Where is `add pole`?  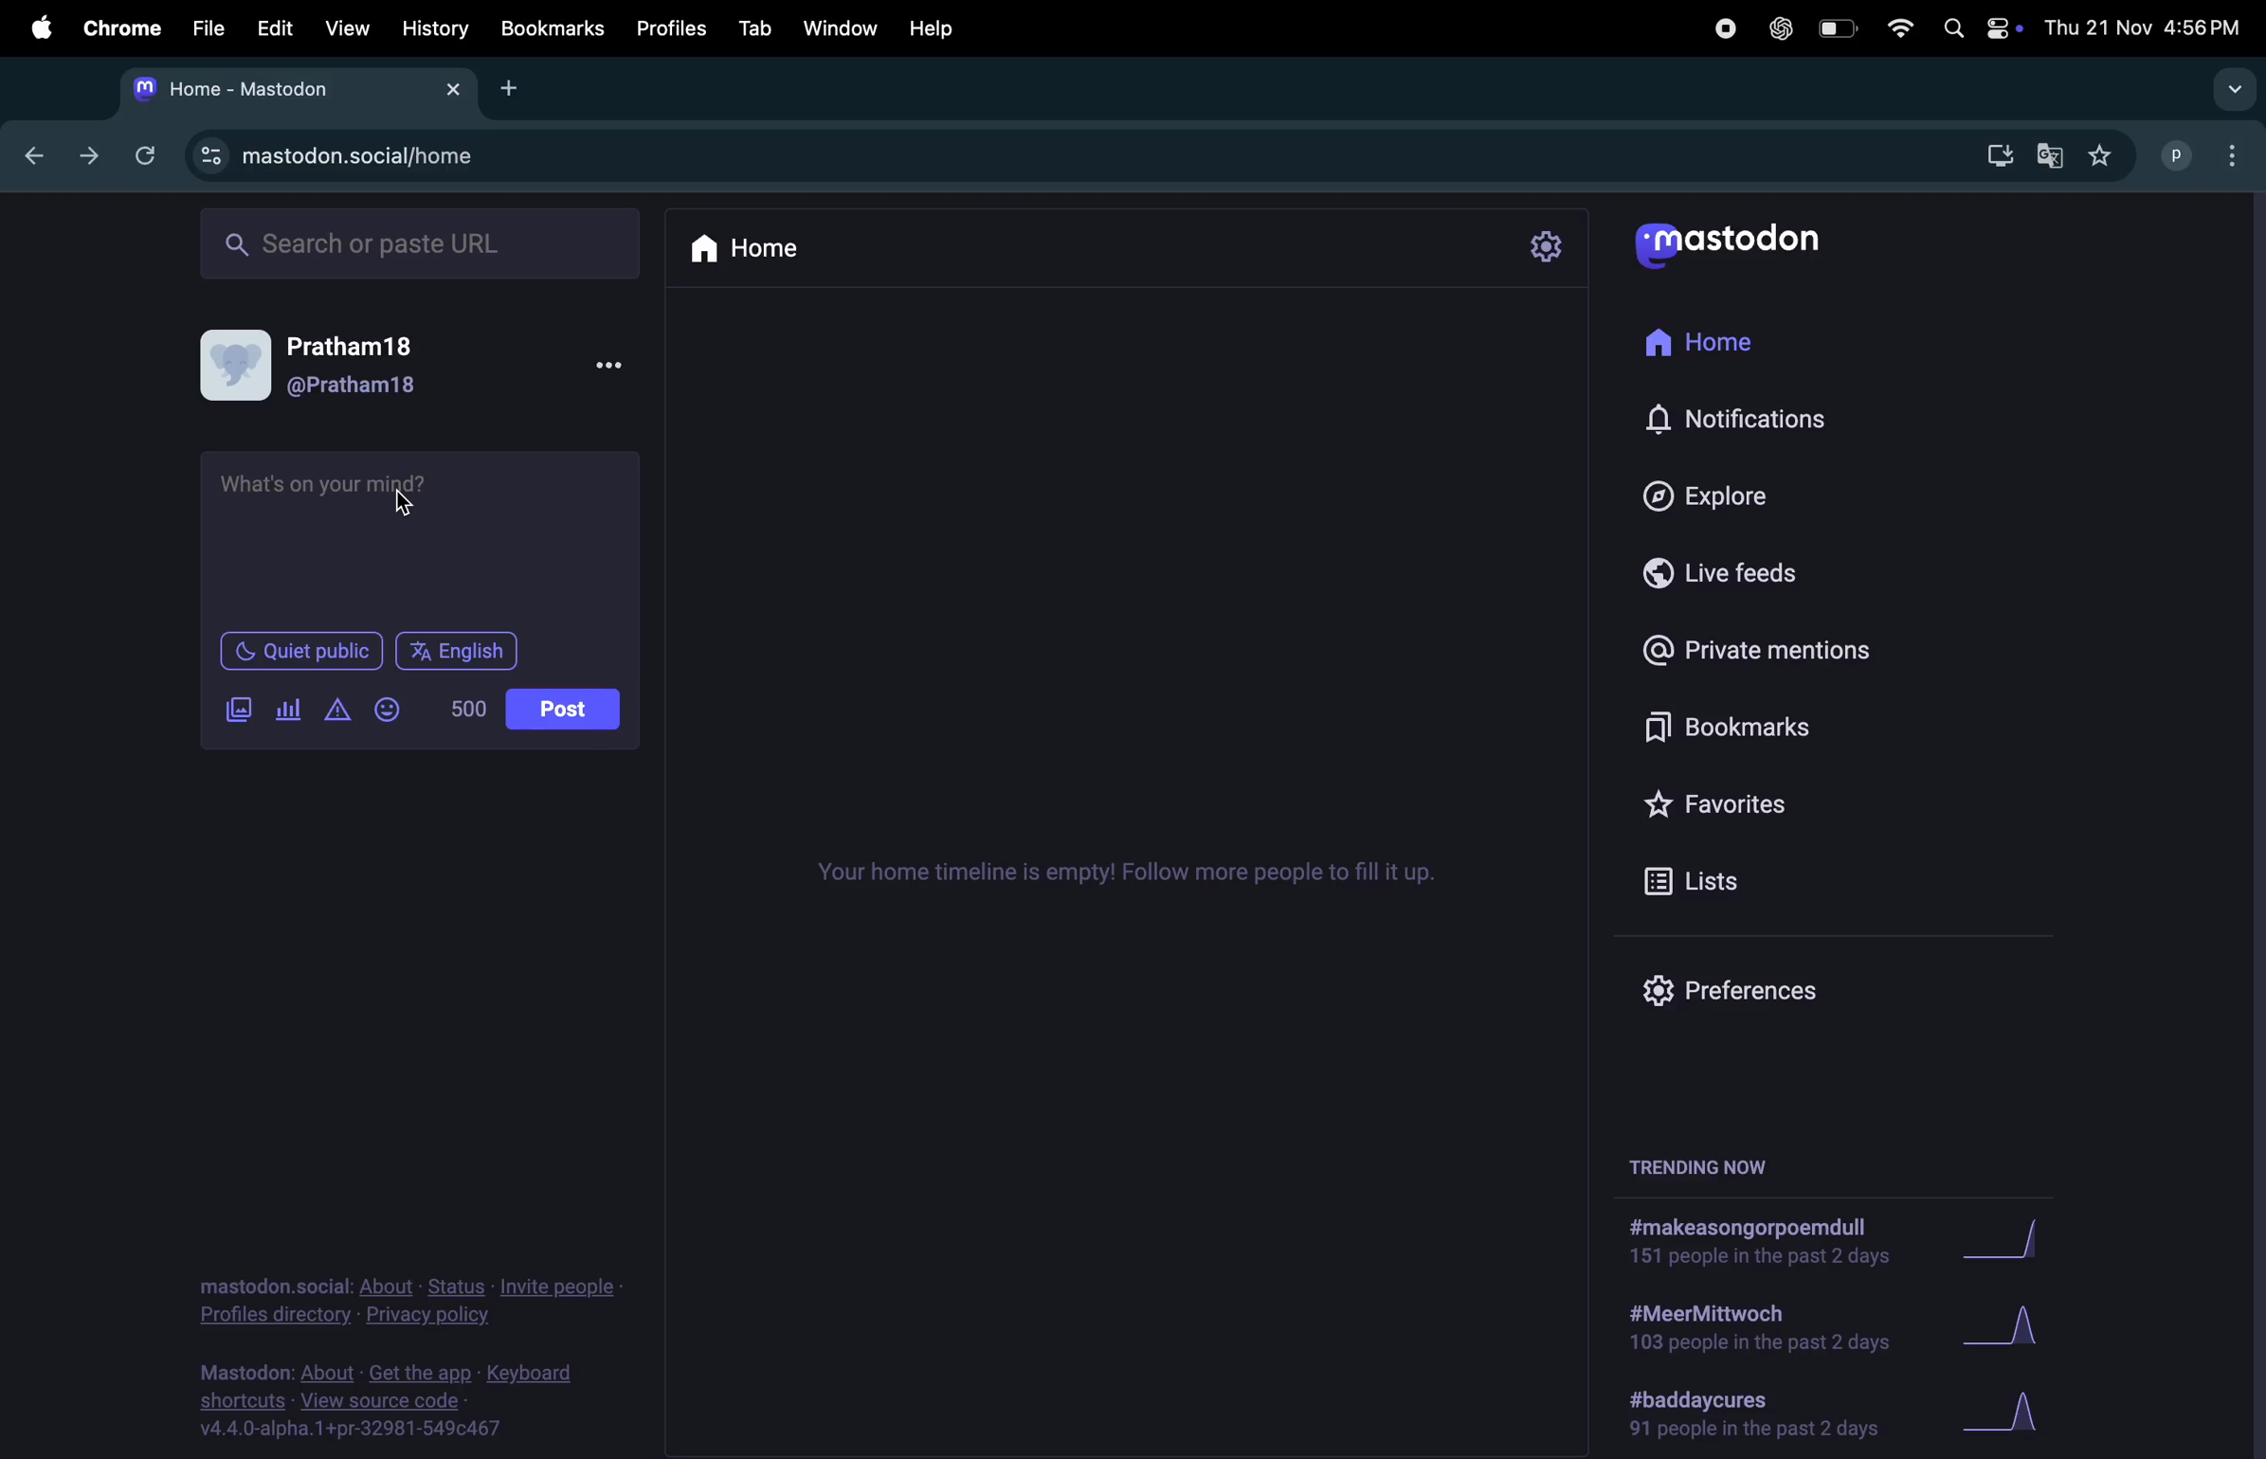 add pole is located at coordinates (288, 712).